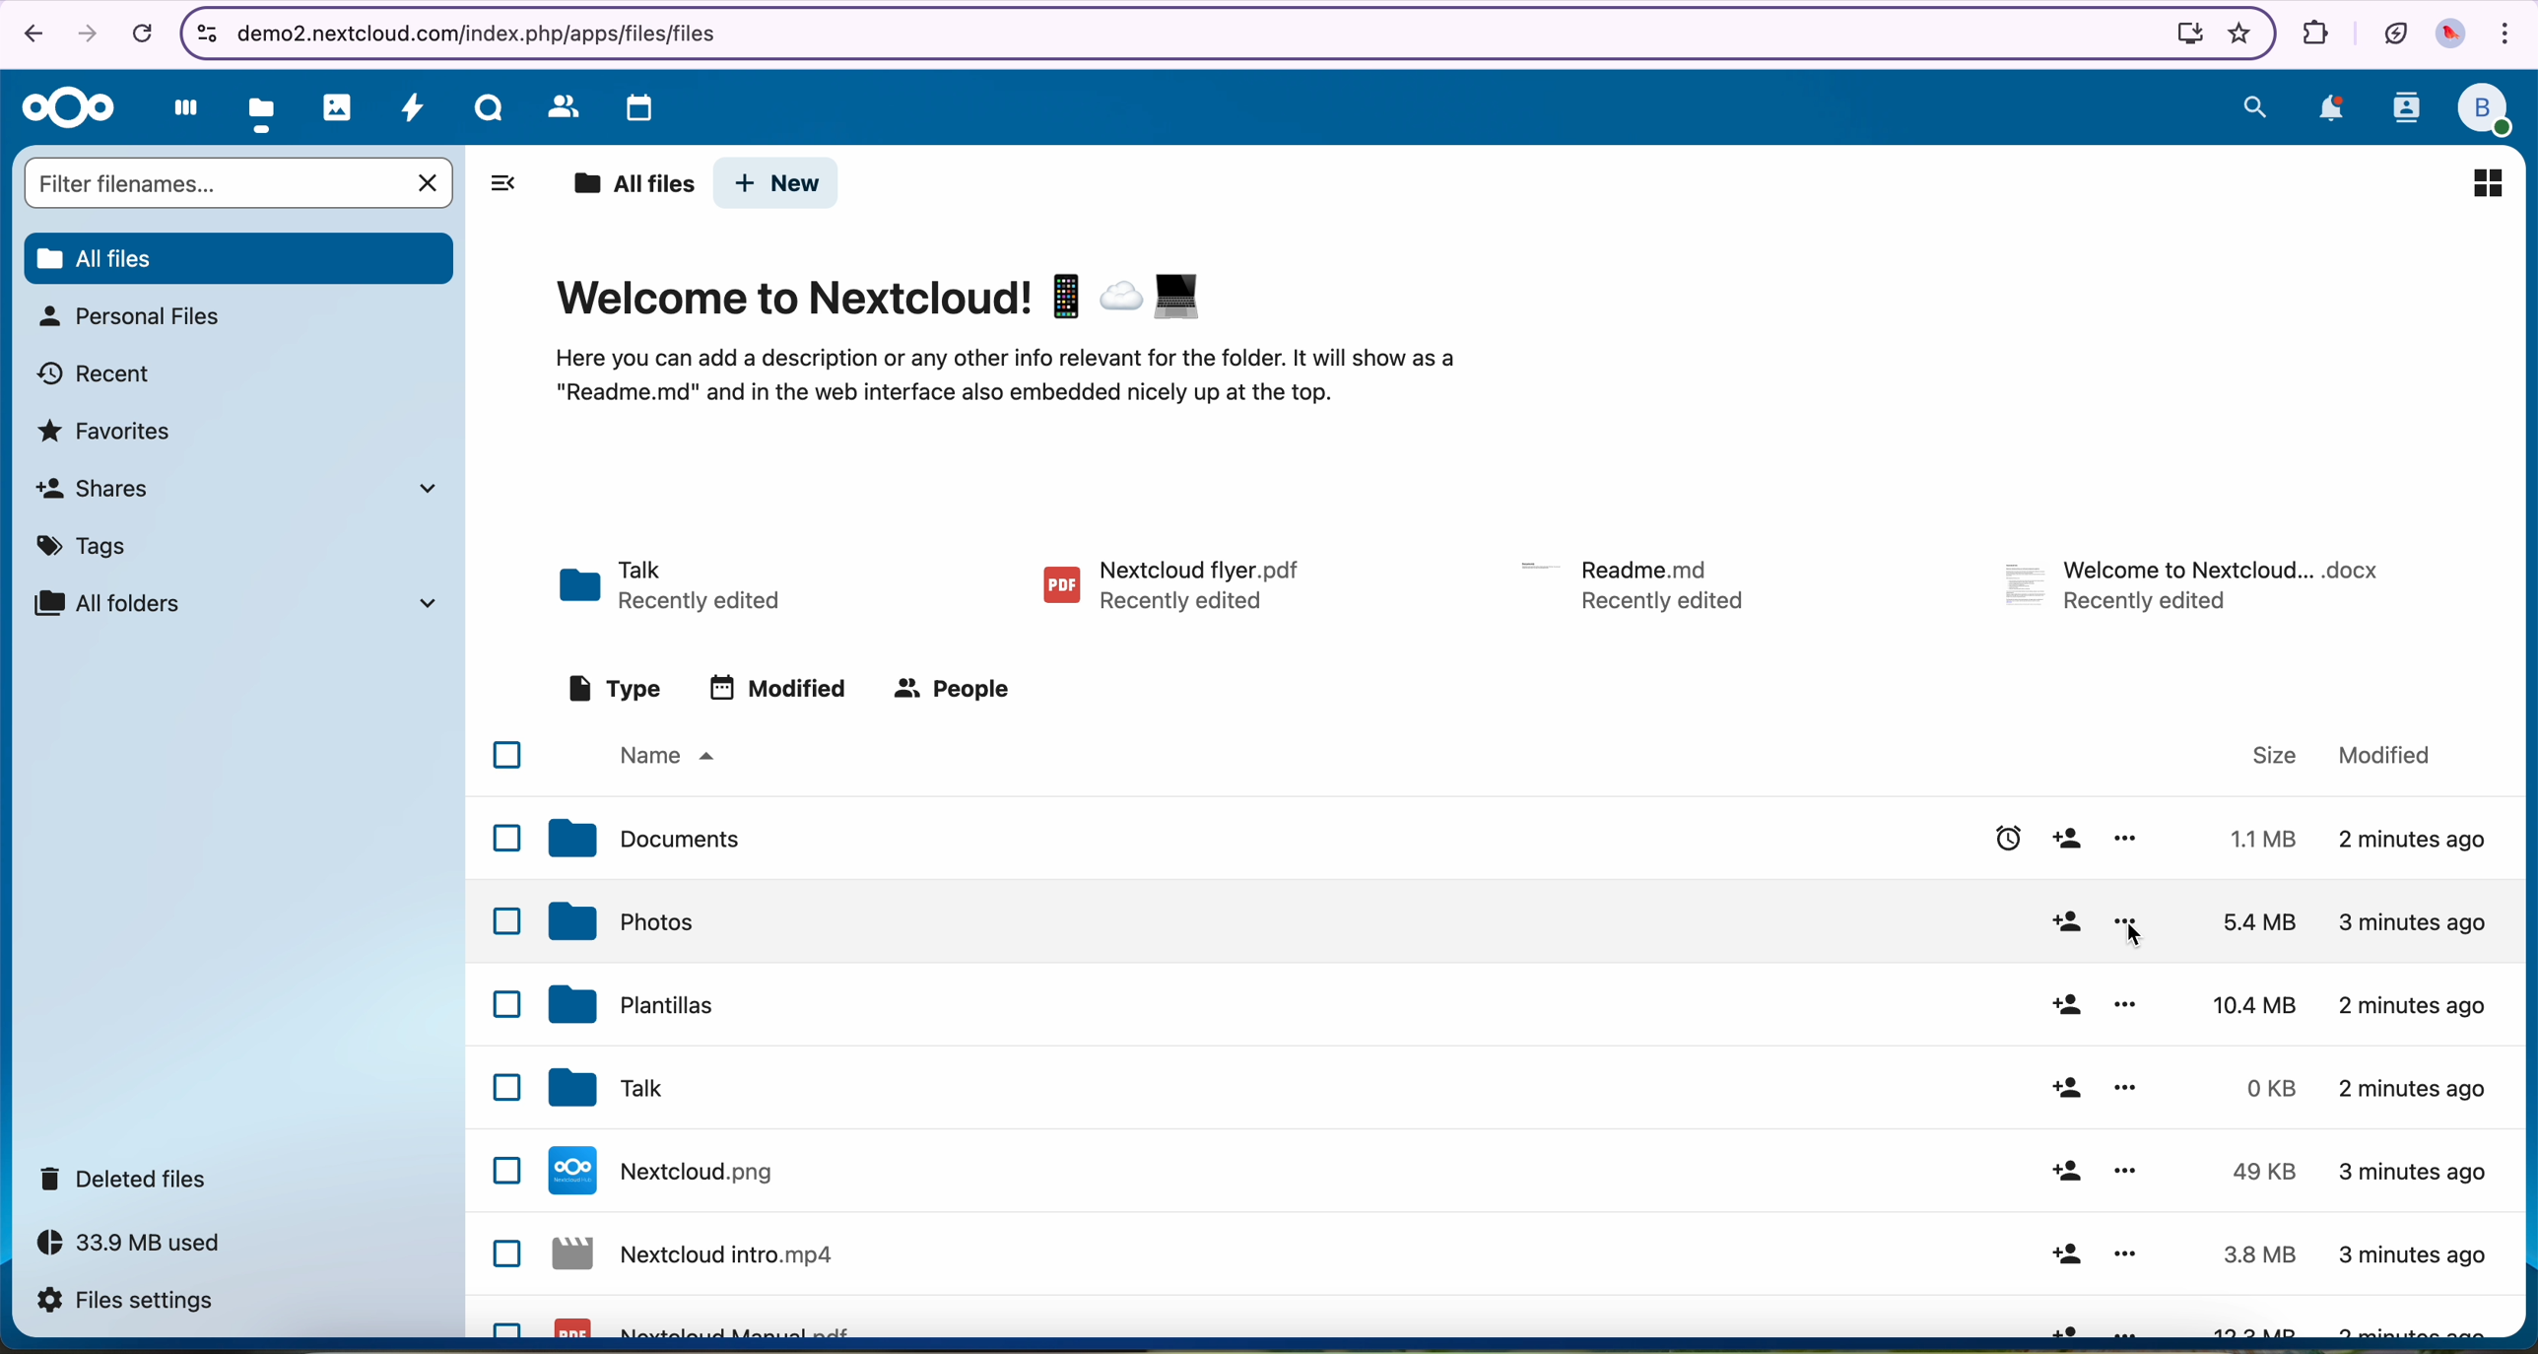 The image size is (2538, 1354). What do you see at coordinates (778, 687) in the screenshot?
I see `modified` at bounding box center [778, 687].